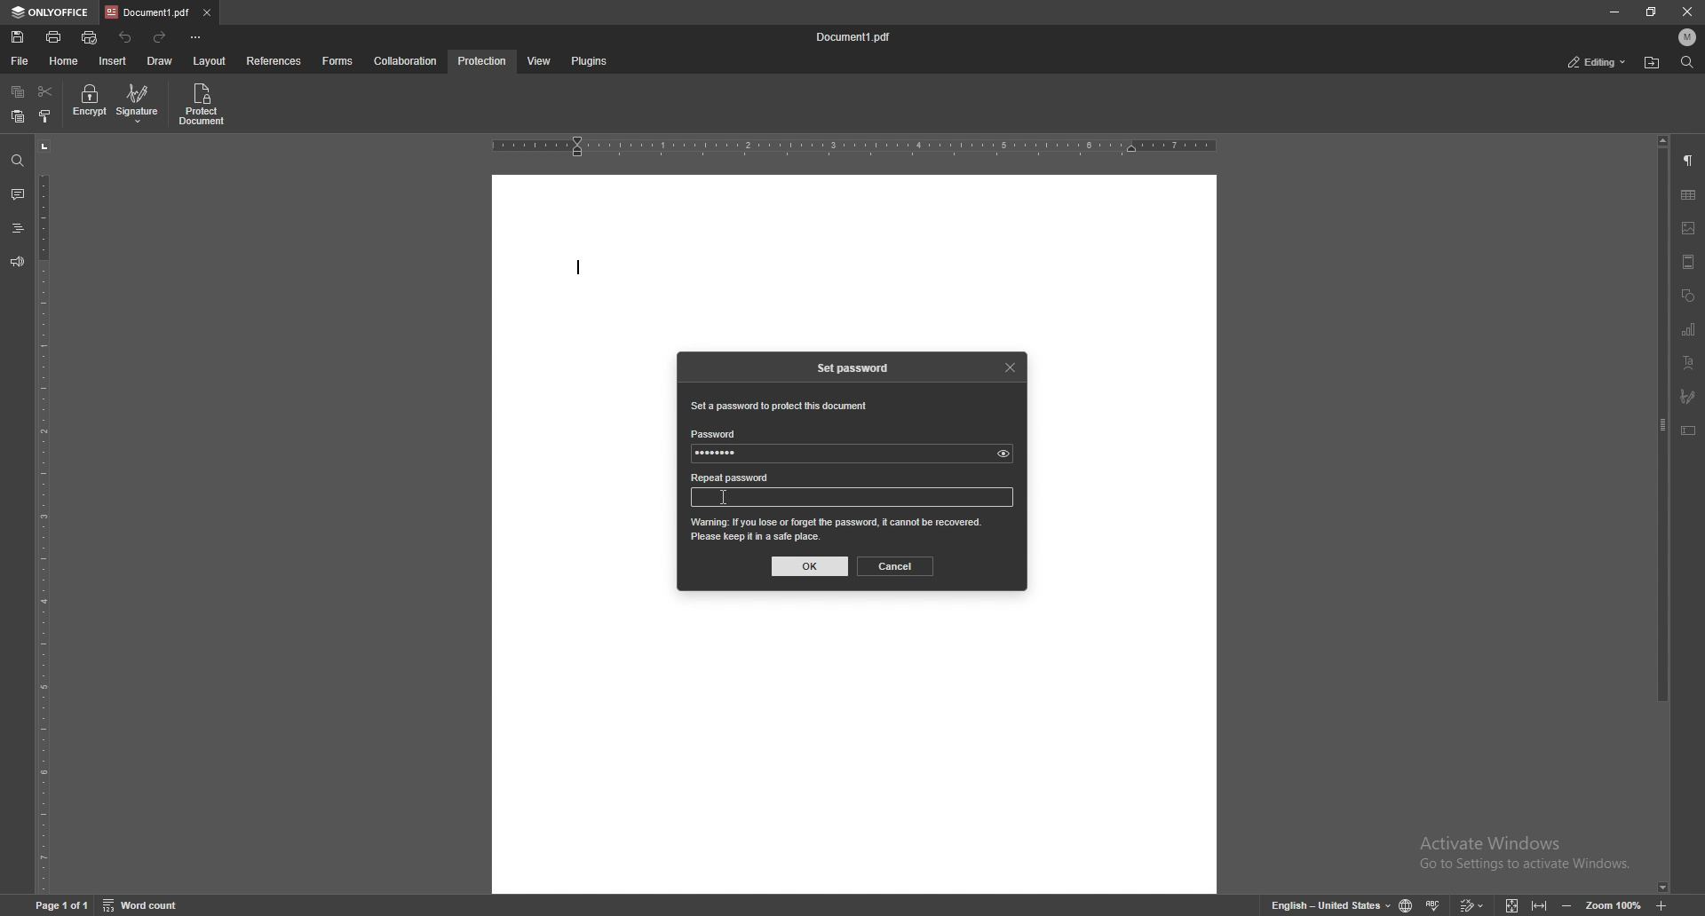 This screenshot has width=1705, height=916. Describe the element at coordinates (856, 37) in the screenshot. I see `file name` at that location.